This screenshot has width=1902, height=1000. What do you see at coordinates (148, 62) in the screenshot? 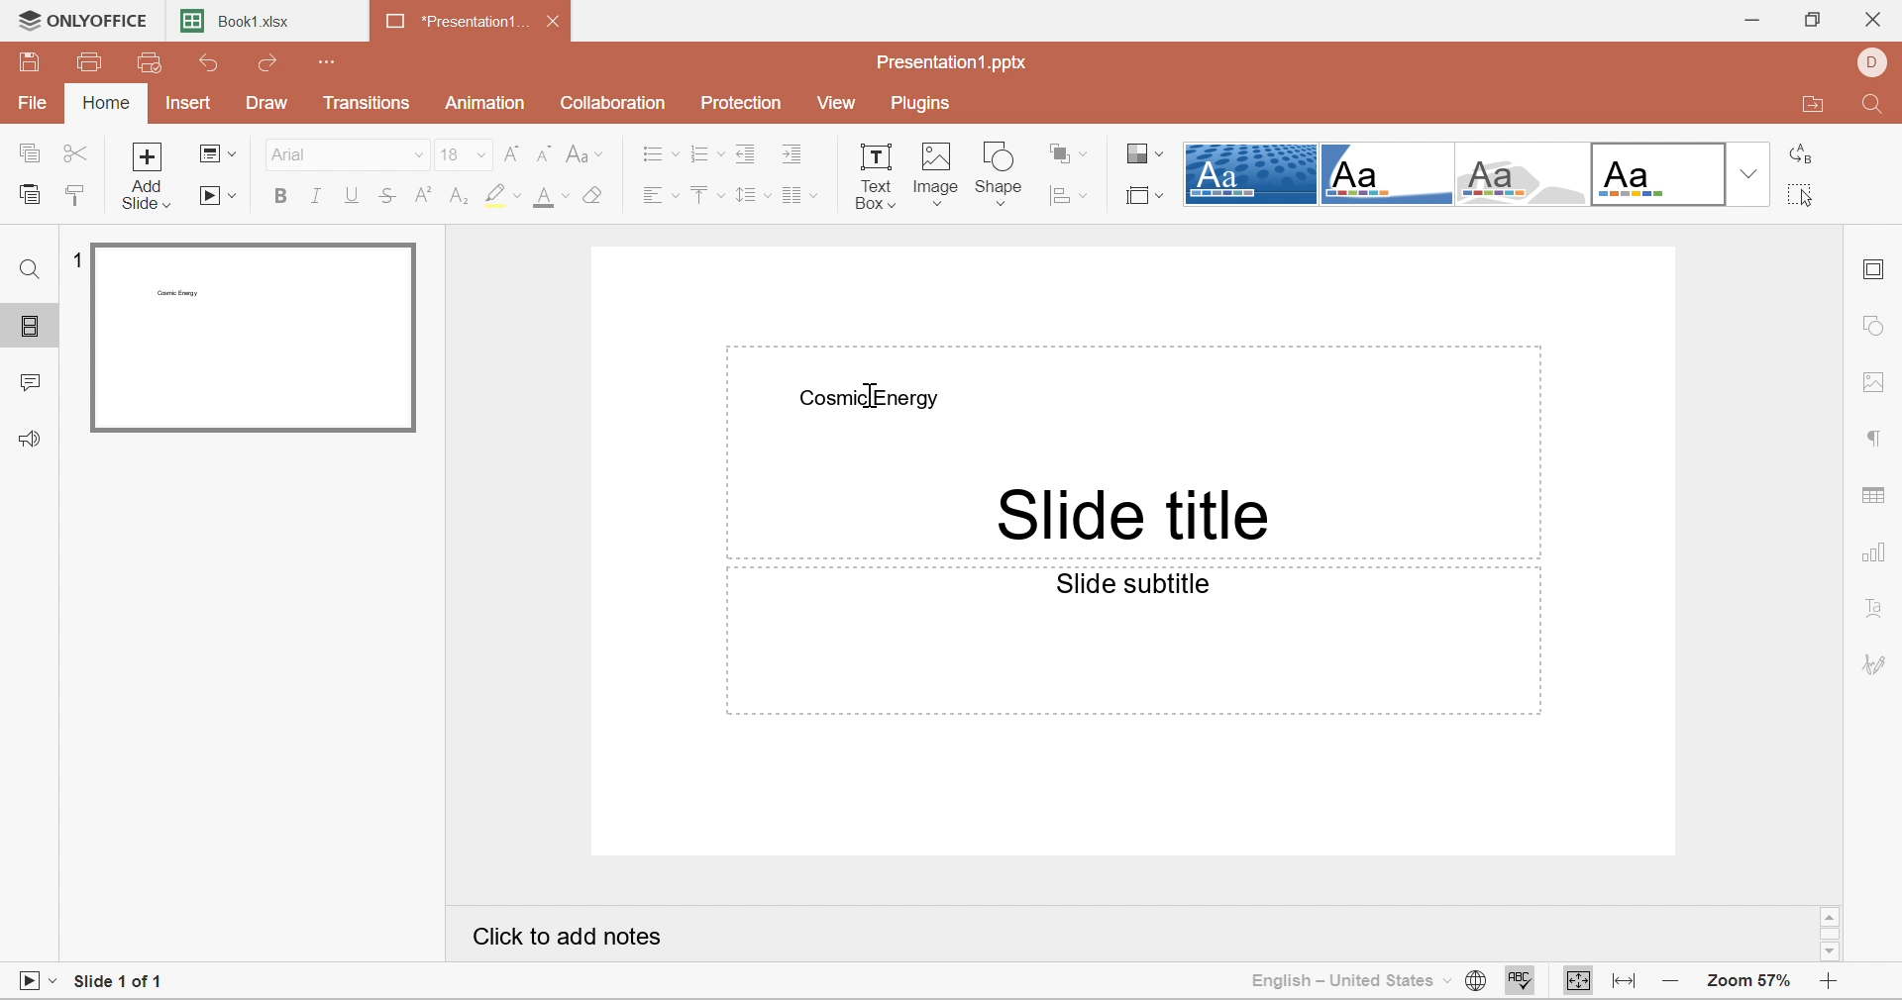
I see `Quick Print` at bounding box center [148, 62].